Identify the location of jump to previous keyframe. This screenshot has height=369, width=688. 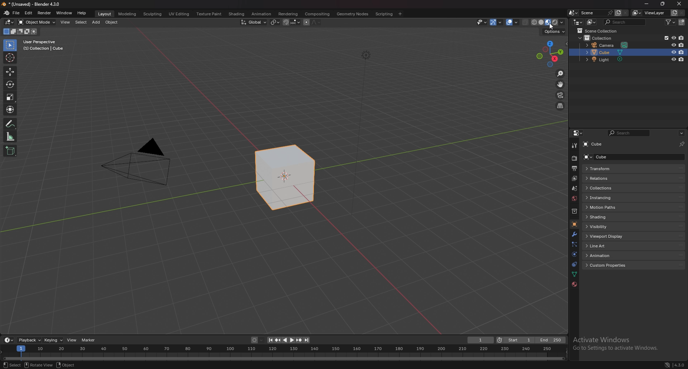
(278, 340).